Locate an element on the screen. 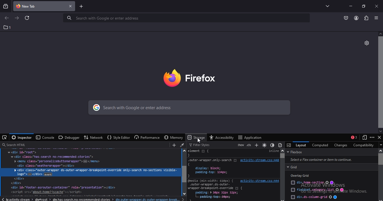 The height and width of the screenshot is (201, 383). performance is located at coordinates (146, 138).